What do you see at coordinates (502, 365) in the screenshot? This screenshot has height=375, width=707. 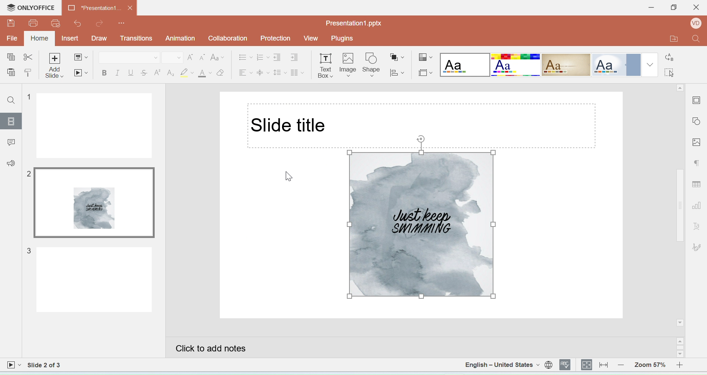 I see `Set text language` at bounding box center [502, 365].